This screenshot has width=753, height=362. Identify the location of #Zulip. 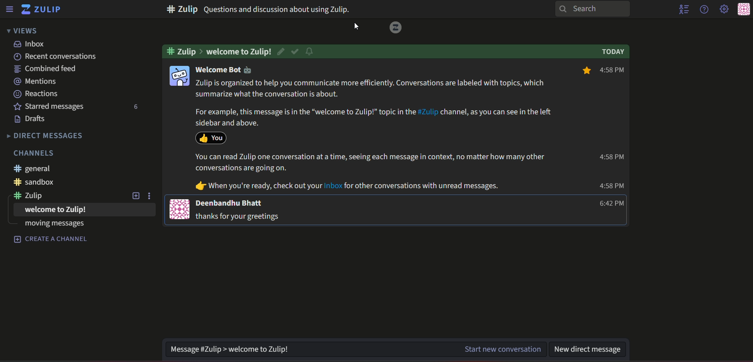
(185, 51).